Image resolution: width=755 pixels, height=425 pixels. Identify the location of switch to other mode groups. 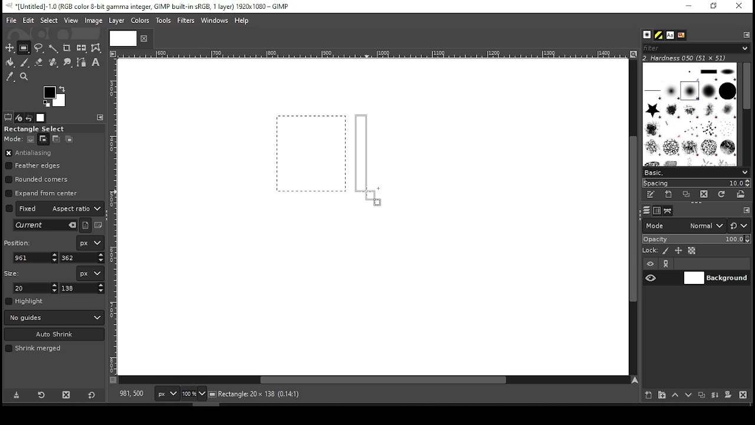
(738, 227).